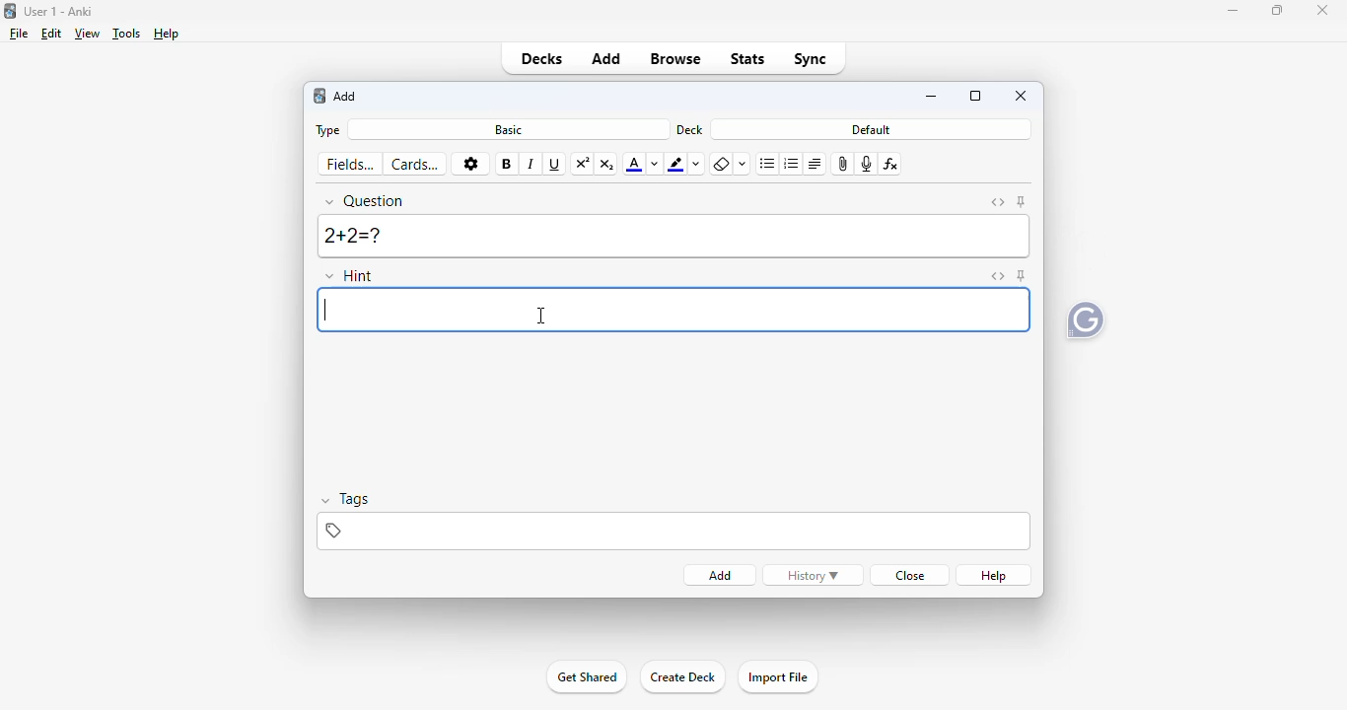  Describe the element at coordinates (975, 95) in the screenshot. I see `maximize` at that location.